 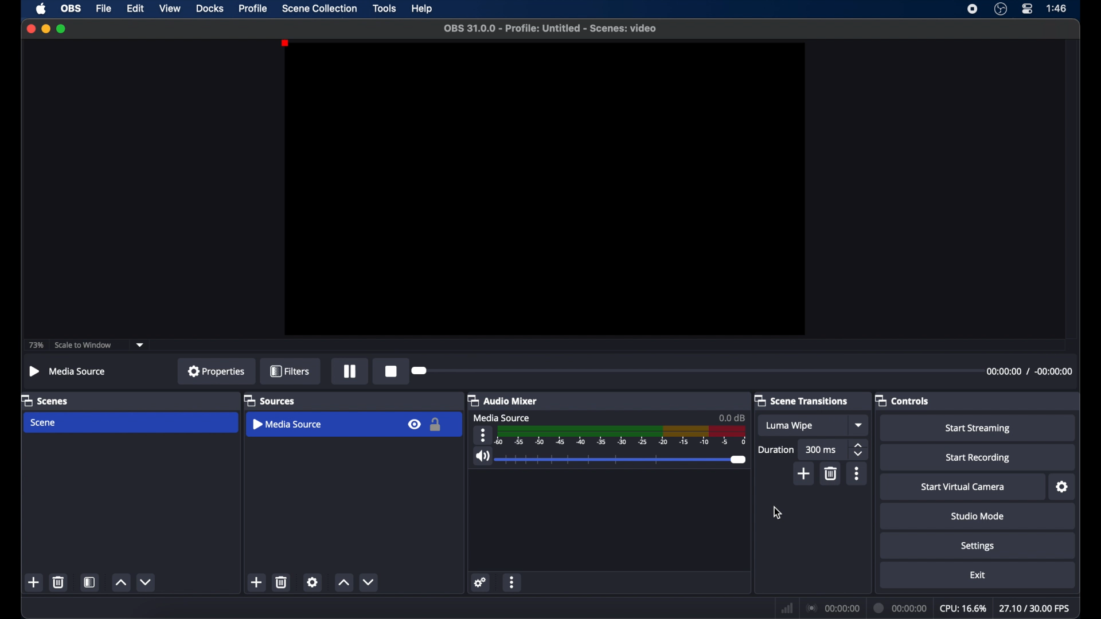 I want to click on delete, so click(x=59, y=582).